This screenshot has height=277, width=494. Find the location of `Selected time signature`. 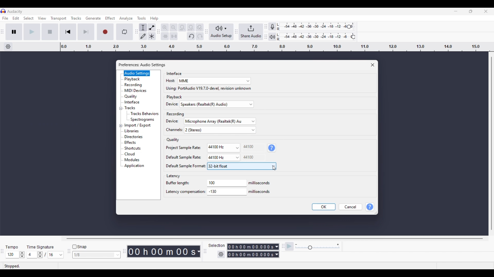

Selected time signature is located at coordinates (32, 255).